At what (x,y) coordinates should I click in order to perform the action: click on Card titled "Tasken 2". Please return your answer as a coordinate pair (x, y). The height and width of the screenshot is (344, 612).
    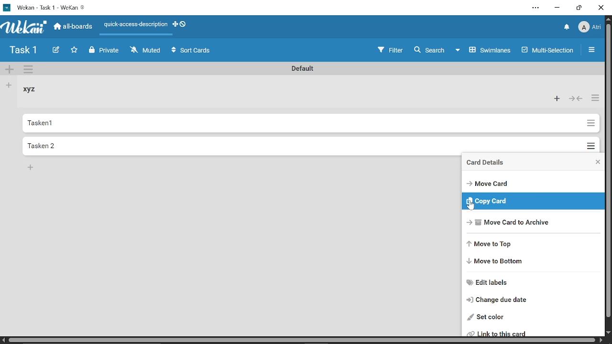
    Looking at the image, I should click on (298, 145).